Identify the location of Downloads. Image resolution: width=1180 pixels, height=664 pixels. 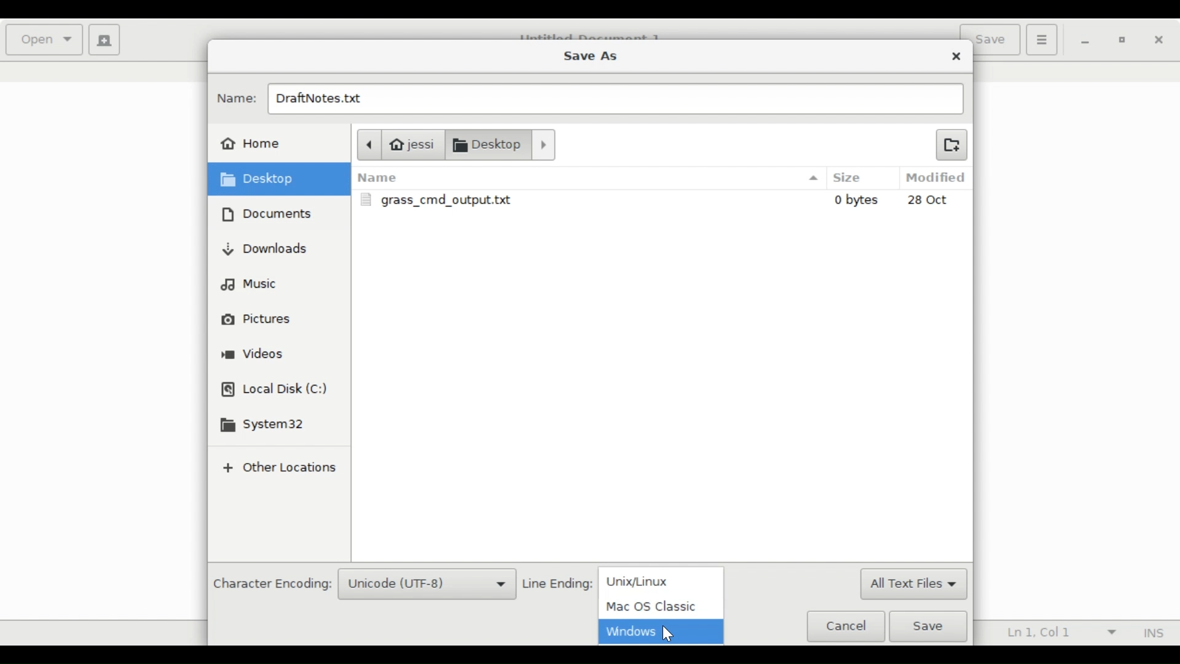
(266, 248).